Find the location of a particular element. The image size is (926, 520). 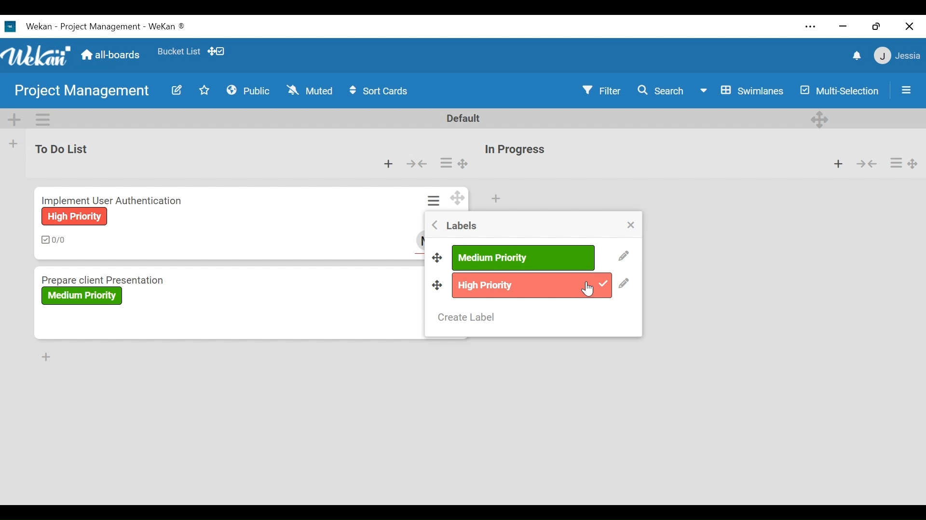

Label is located at coordinates (79, 296).